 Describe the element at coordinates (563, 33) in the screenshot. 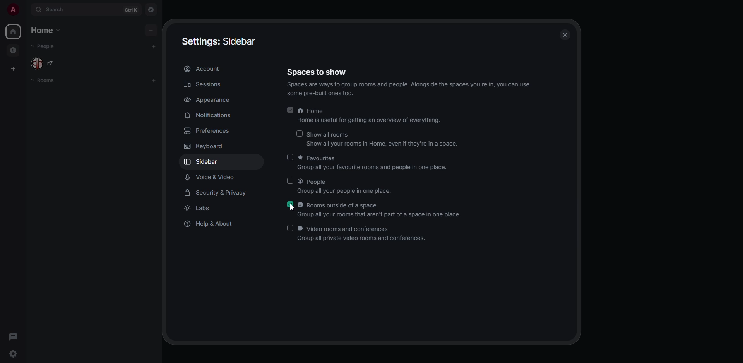

I see `close` at that location.